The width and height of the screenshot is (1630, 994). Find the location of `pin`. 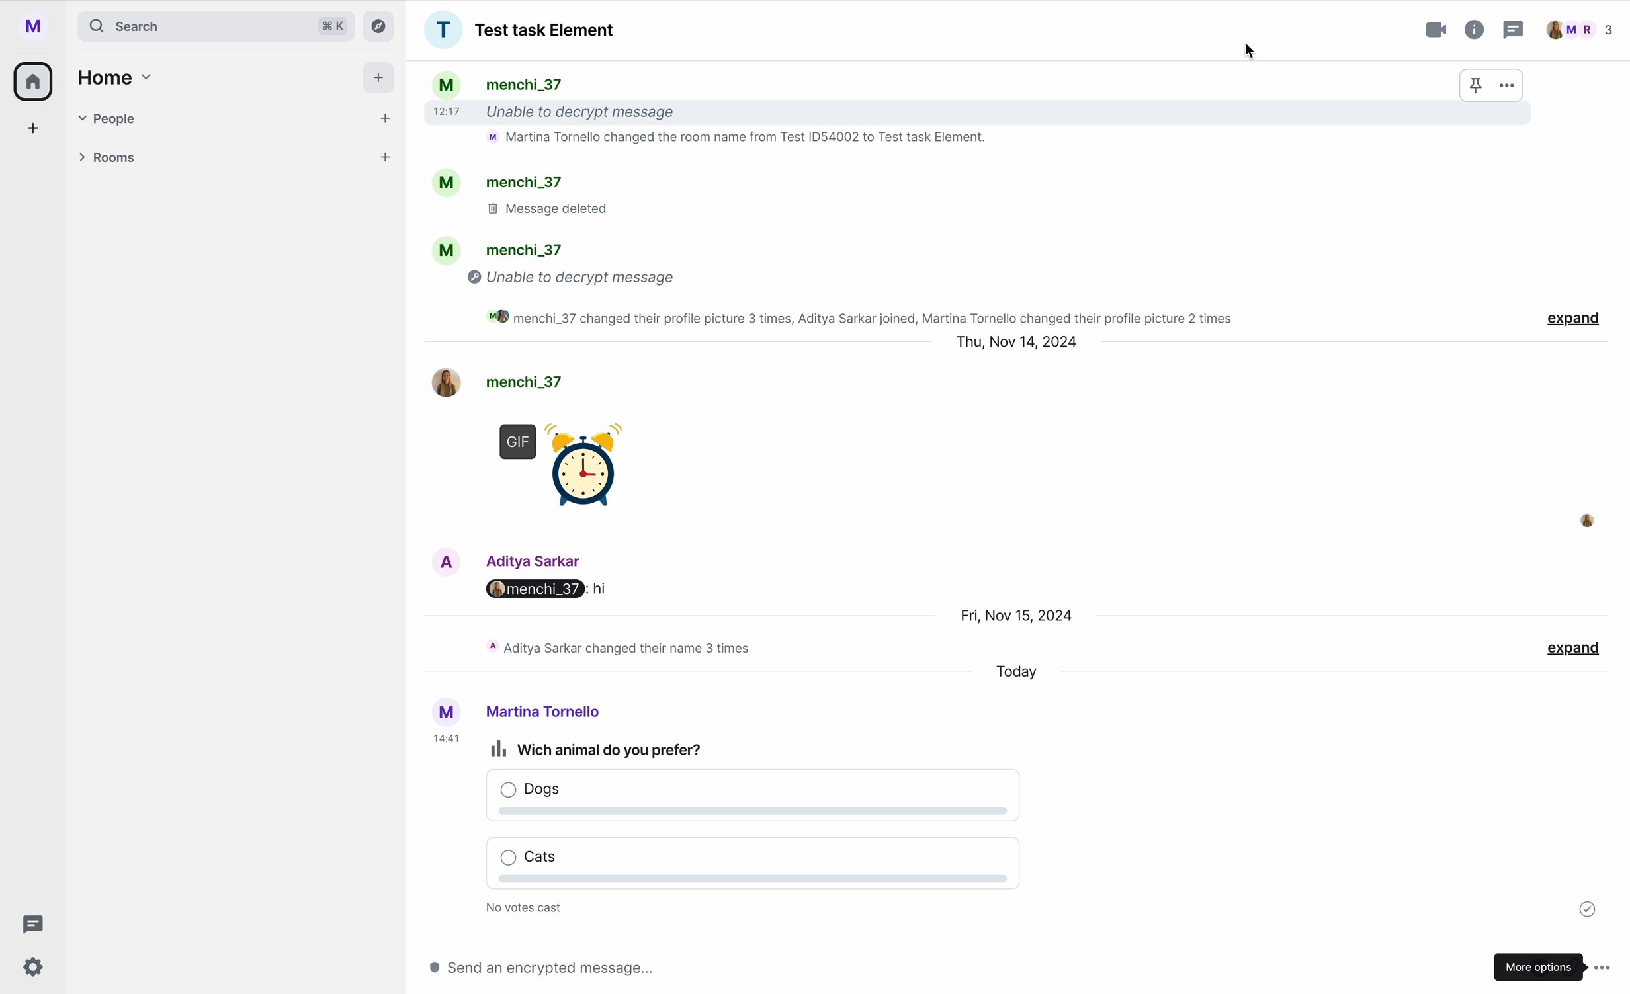

pin is located at coordinates (1476, 86).